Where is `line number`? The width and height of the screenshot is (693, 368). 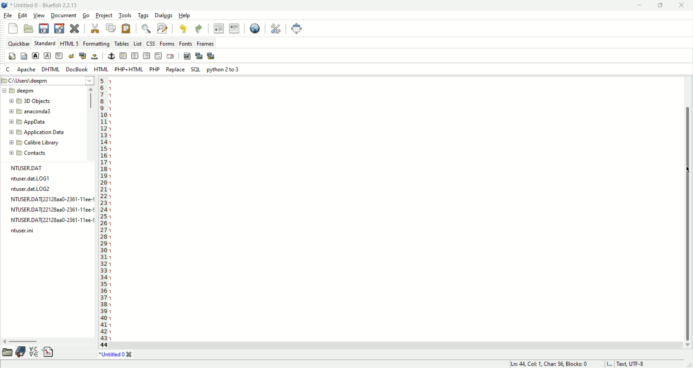
line number is located at coordinates (103, 213).